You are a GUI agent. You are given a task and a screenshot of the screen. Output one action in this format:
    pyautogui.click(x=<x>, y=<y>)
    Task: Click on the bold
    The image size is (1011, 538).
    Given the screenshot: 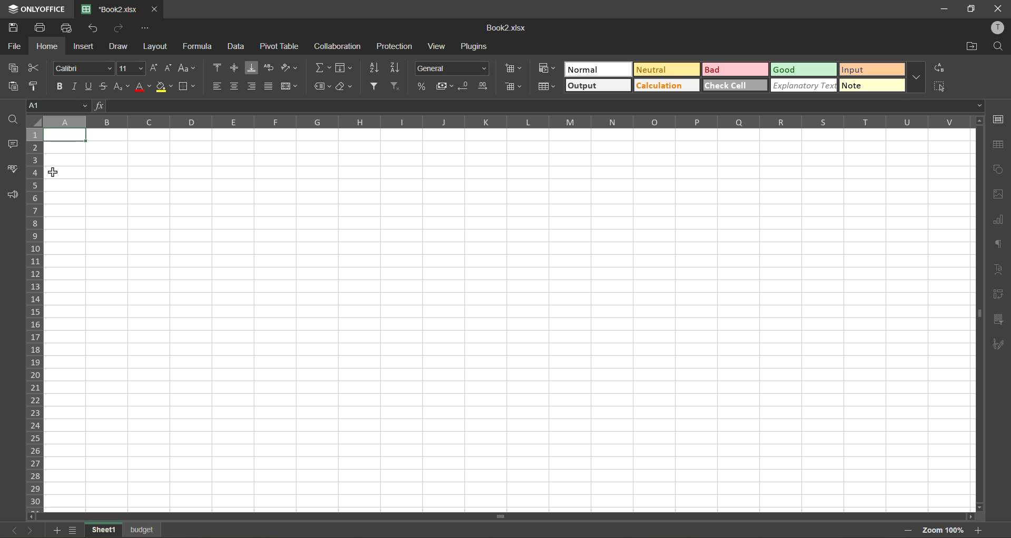 What is the action you would take?
    pyautogui.click(x=60, y=85)
    